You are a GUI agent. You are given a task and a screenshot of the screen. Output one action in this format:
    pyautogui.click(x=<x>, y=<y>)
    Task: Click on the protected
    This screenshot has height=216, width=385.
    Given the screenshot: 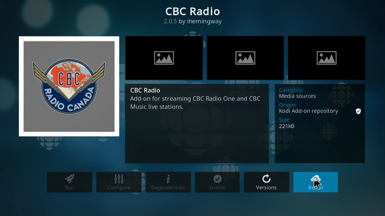 What is the action you would take?
    pyautogui.click(x=360, y=111)
    